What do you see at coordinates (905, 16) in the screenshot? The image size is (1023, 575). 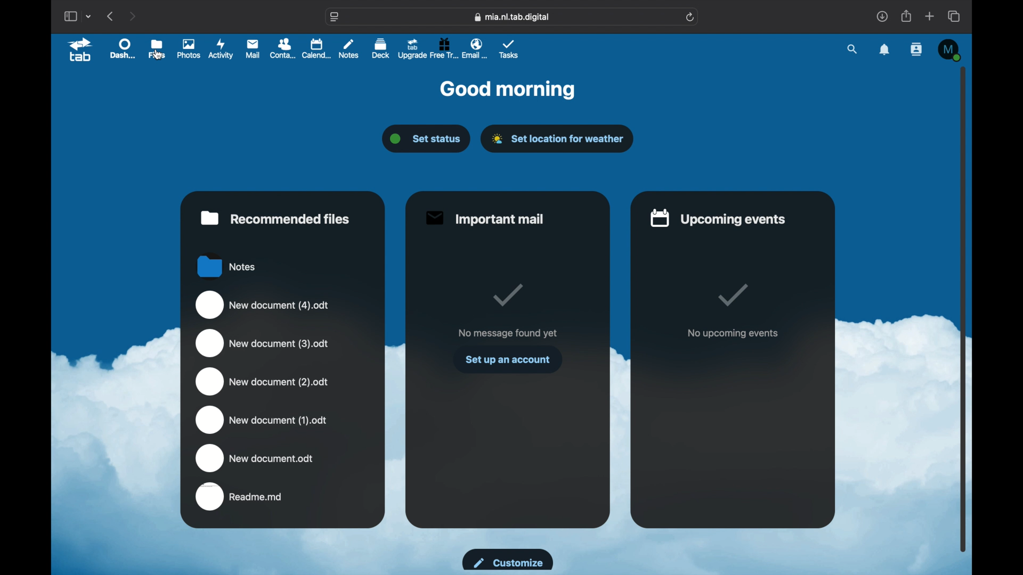 I see `share` at bounding box center [905, 16].